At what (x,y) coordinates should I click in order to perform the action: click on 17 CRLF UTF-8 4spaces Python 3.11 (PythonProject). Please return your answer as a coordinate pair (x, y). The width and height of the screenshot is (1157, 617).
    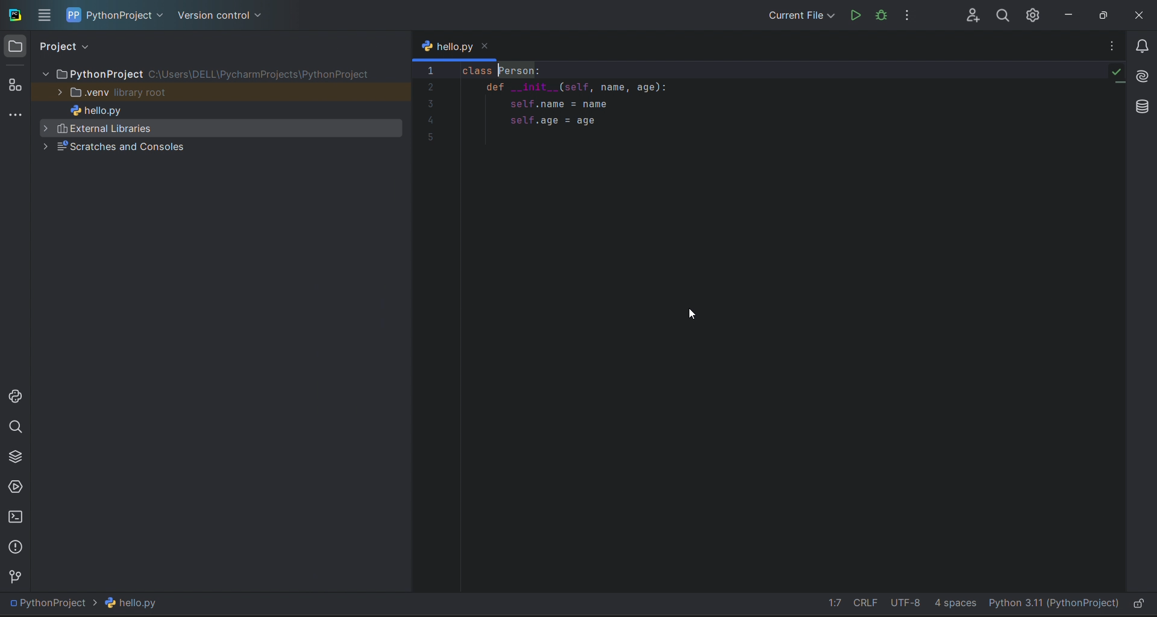
    Looking at the image, I should click on (974, 602).